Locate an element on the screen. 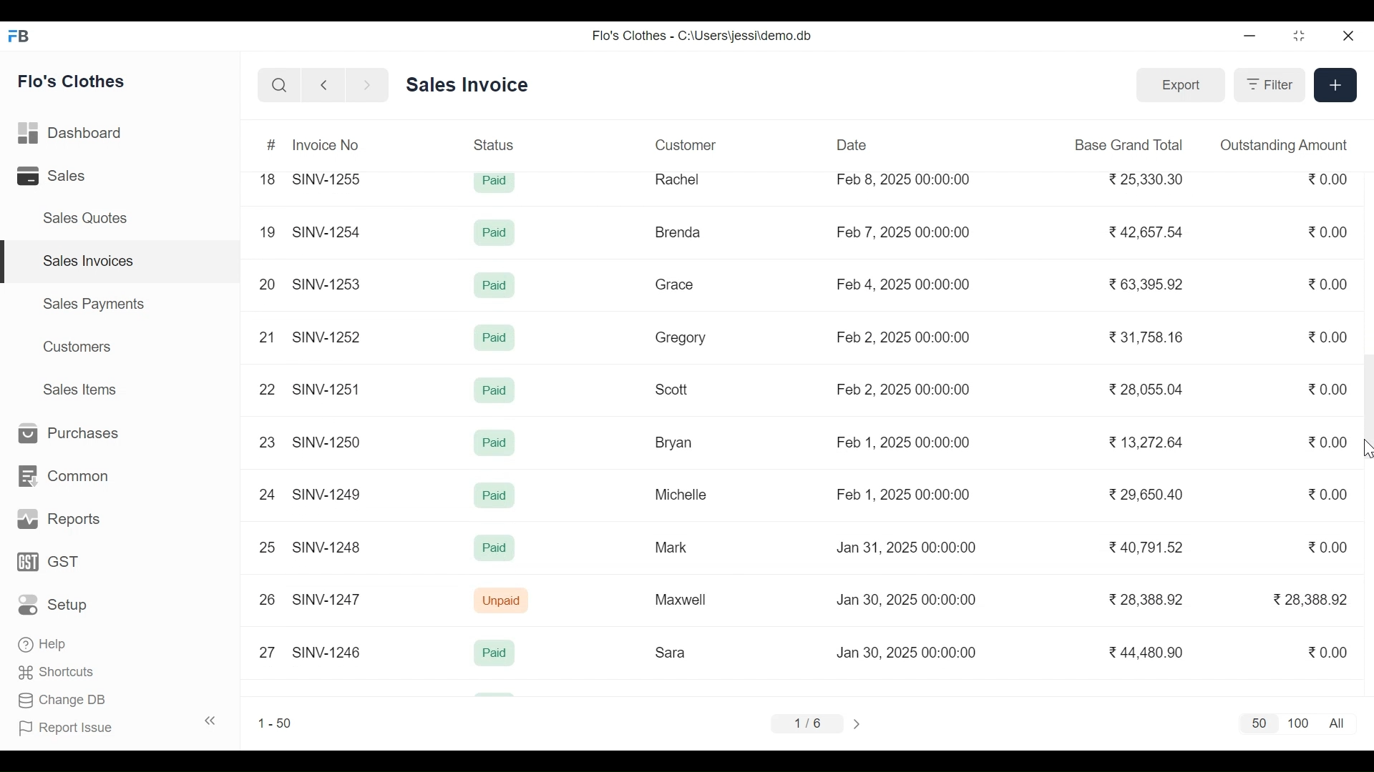 The image size is (1374, 772). Feb 4, 2025 00:00:00 is located at coordinates (904, 284).